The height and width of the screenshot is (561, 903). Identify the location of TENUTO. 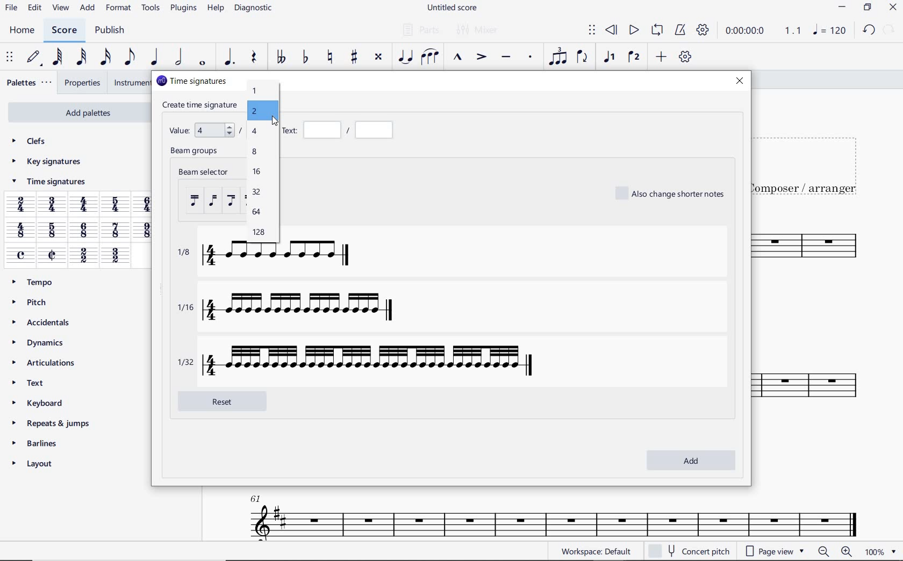
(505, 57).